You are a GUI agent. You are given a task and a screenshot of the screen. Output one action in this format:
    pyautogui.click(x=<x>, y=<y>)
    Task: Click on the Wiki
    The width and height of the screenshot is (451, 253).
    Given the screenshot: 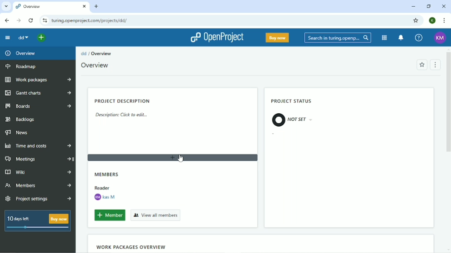 What is the action you would take?
    pyautogui.click(x=38, y=173)
    